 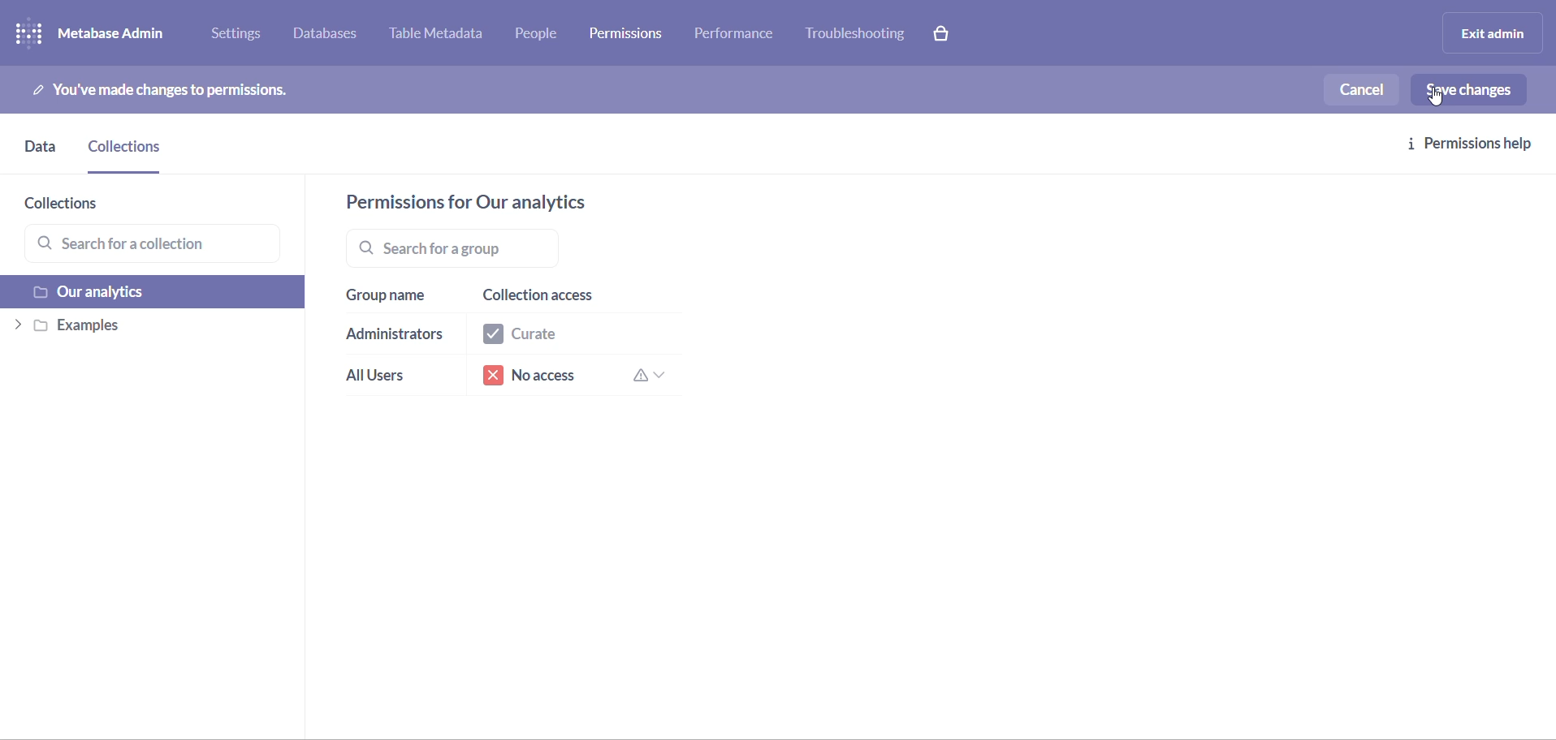 I want to click on exit admin, so click(x=1489, y=32).